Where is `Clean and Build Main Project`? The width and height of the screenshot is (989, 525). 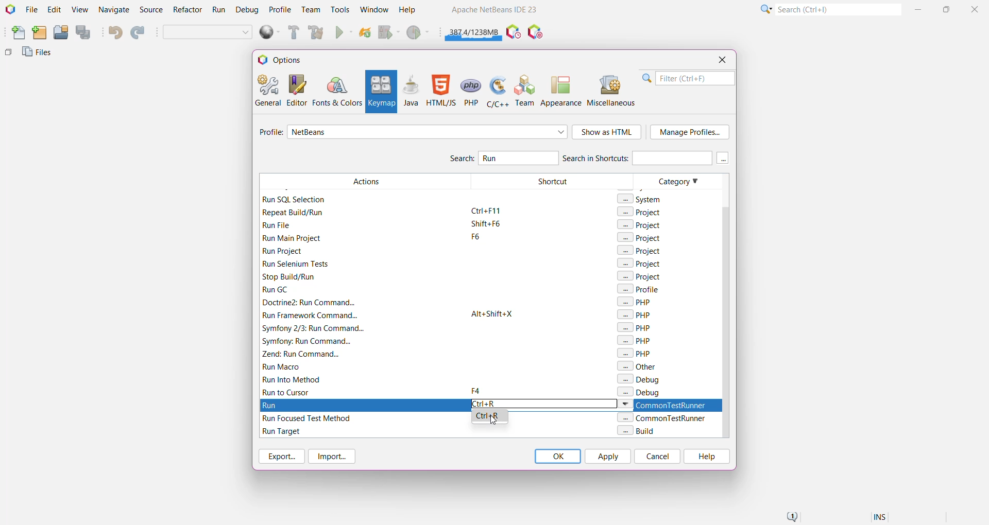
Clean and Build Main Project is located at coordinates (318, 33).